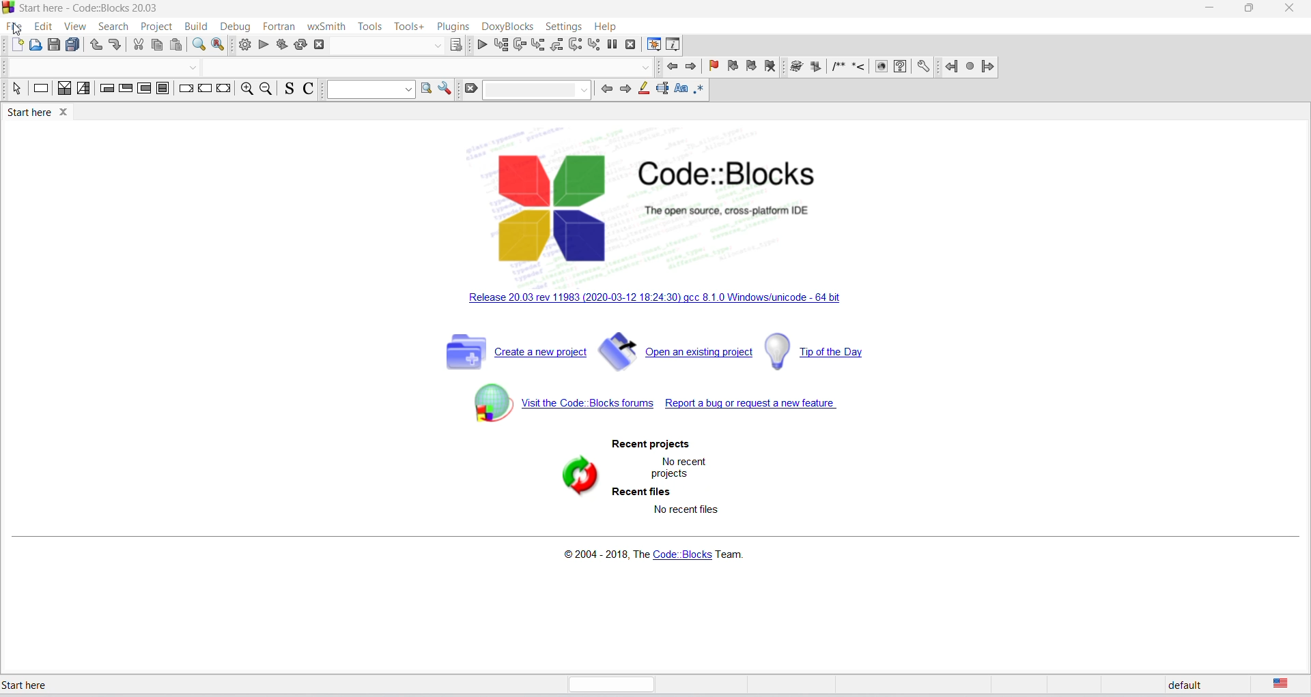 This screenshot has height=697, width=1311. I want to click on undo, so click(95, 44).